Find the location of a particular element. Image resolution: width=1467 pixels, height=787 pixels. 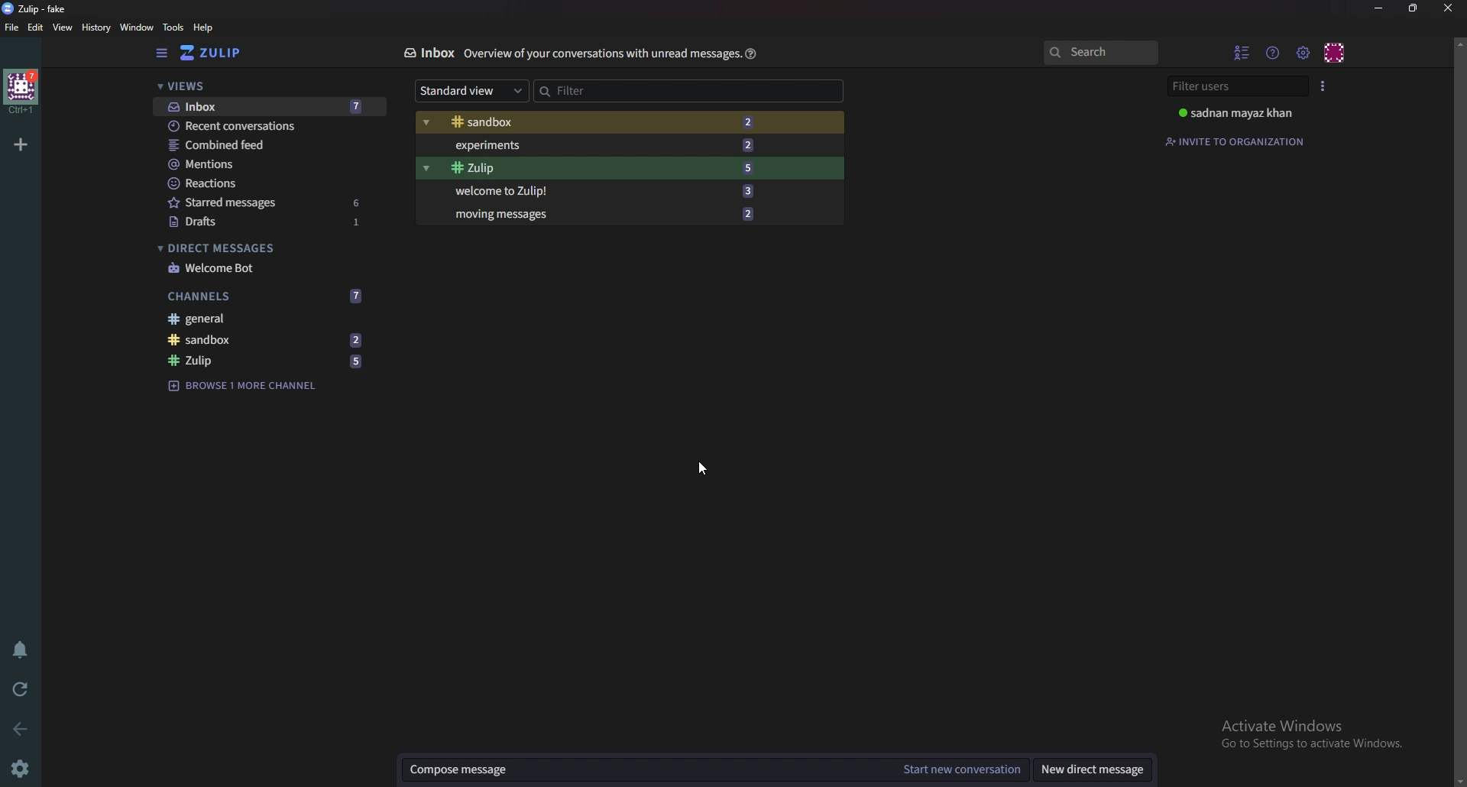

Minimize is located at coordinates (1380, 8).